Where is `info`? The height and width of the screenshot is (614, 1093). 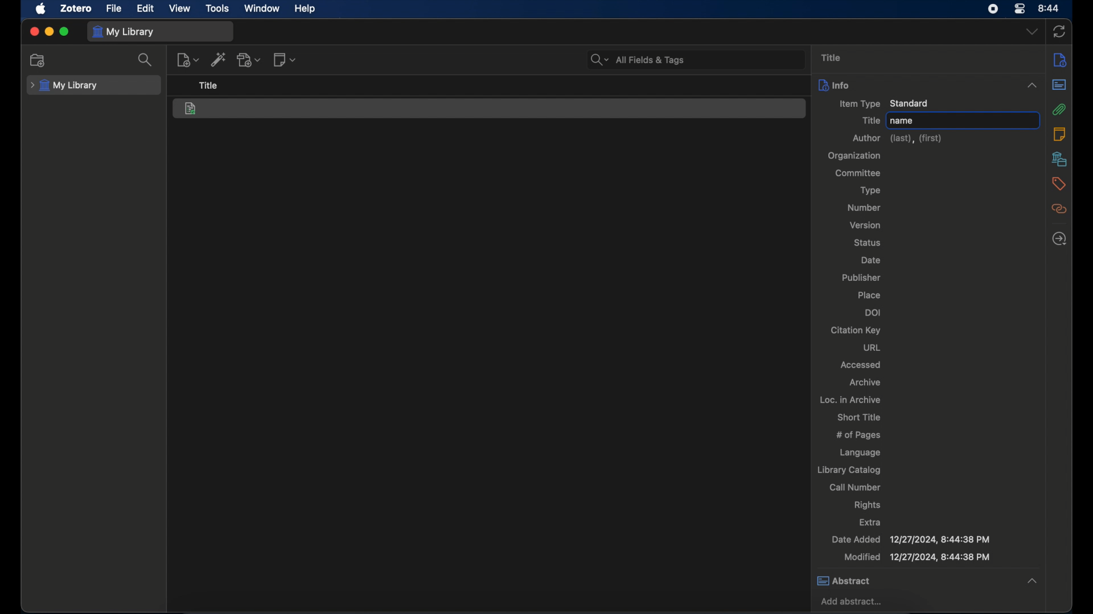 info is located at coordinates (902, 85).